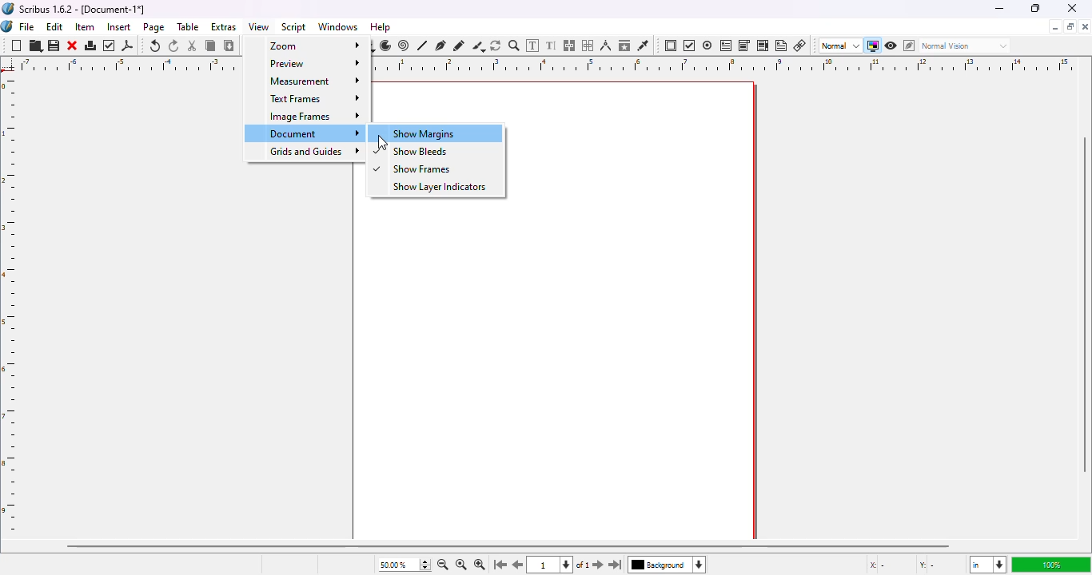  I want to click on PDF list box, so click(763, 46).